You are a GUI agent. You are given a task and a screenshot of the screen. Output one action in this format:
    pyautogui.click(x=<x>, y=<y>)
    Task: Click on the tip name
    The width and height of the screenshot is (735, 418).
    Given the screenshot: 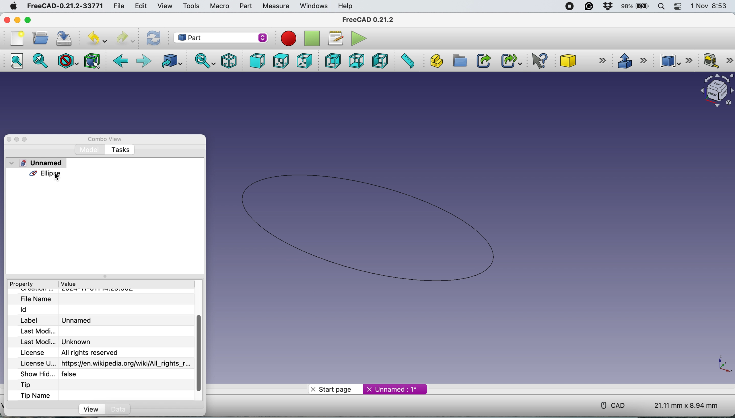 What is the action you would take?
    pyautogui.click(x=36, y=395)
    